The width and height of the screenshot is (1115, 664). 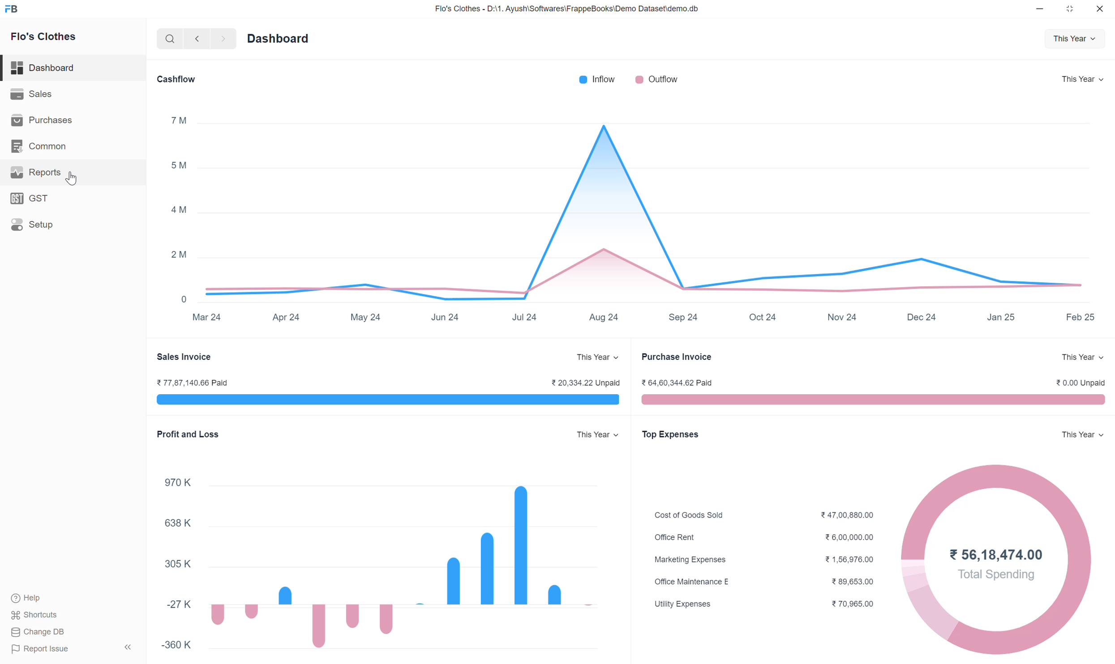 What do you see at coordinates (73, 650) in the screenshot?
I see `Report Issue` at bounding box center [73, 650].